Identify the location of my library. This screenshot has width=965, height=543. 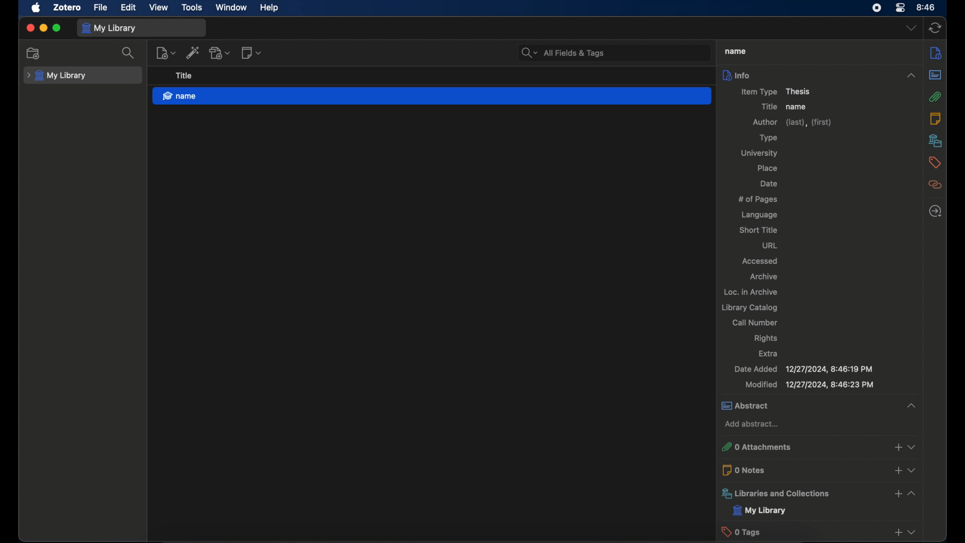
(760, 511).